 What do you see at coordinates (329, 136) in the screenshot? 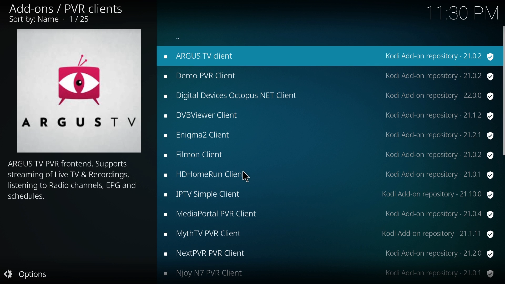
I see `Enigma2 Client Kodi Add-on repository - 21.2.1` at bounding box center [329, 136].